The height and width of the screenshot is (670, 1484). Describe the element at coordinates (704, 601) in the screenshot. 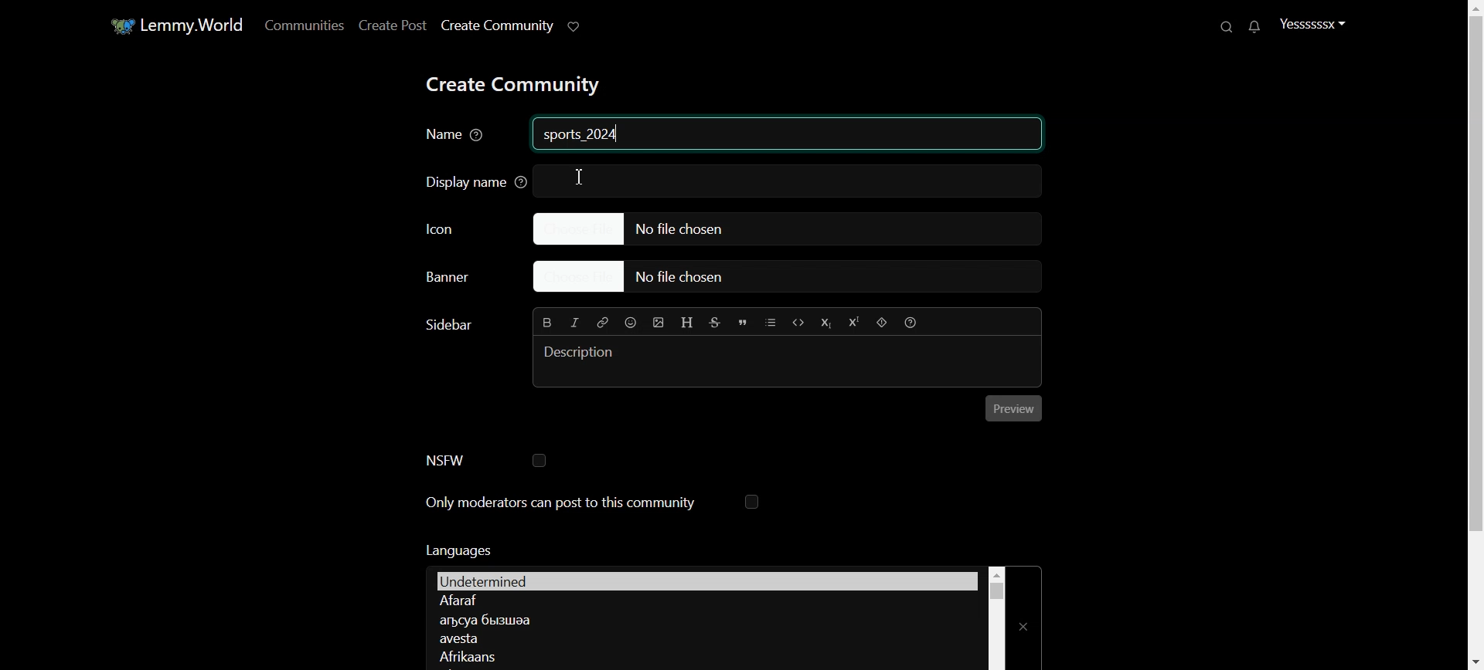

I see `Language` at that location.